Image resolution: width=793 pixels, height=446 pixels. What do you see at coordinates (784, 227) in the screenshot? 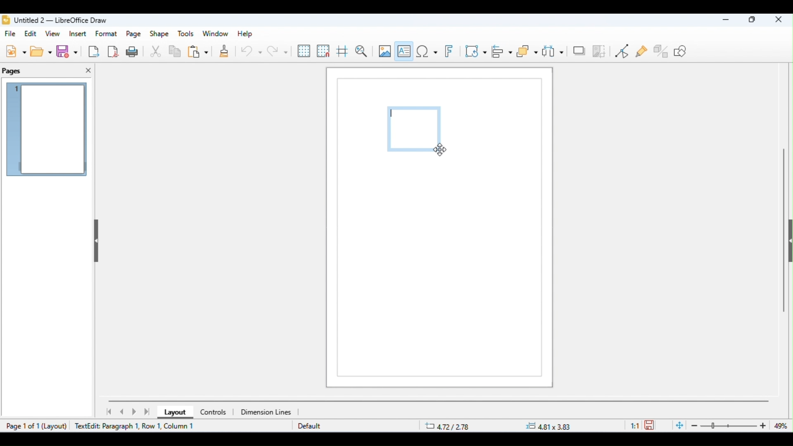
I see `vertical scroll bar` at bounding box center [784, 227].